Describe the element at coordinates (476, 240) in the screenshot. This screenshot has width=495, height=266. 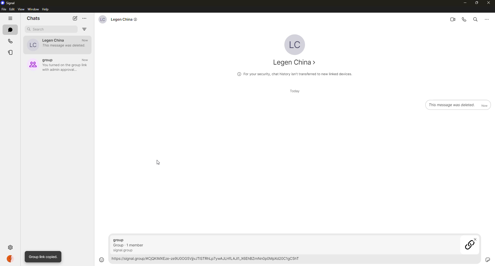
I see `close` at that location.